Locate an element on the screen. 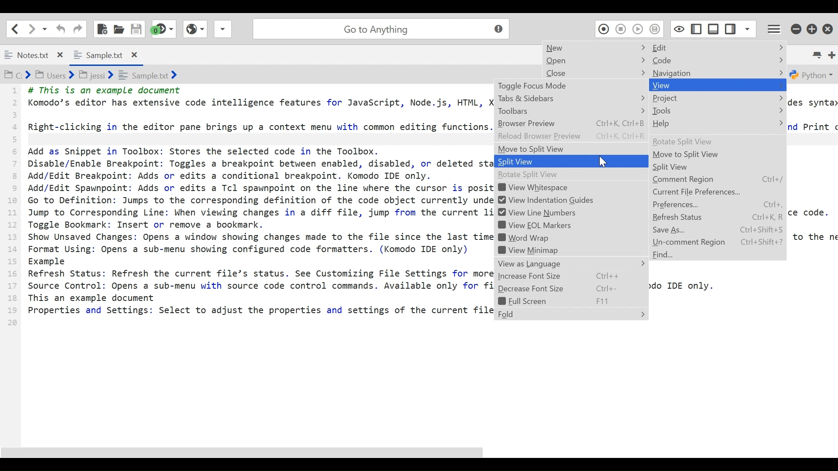 Image resolution: width=838 pixels, height=471 pixels. Toggle Focus Mode is located at coordinates (567, 86).